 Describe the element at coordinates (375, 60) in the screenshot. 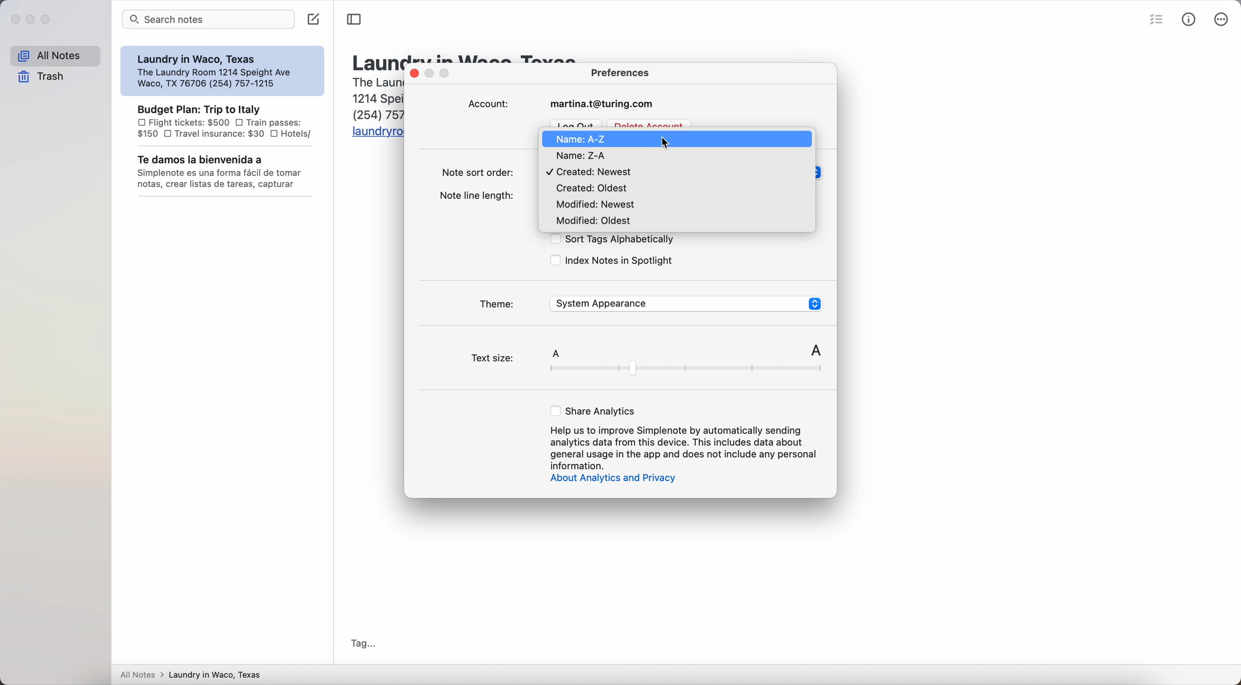

I see `title: Laundry in Waco, Texas` at that location.